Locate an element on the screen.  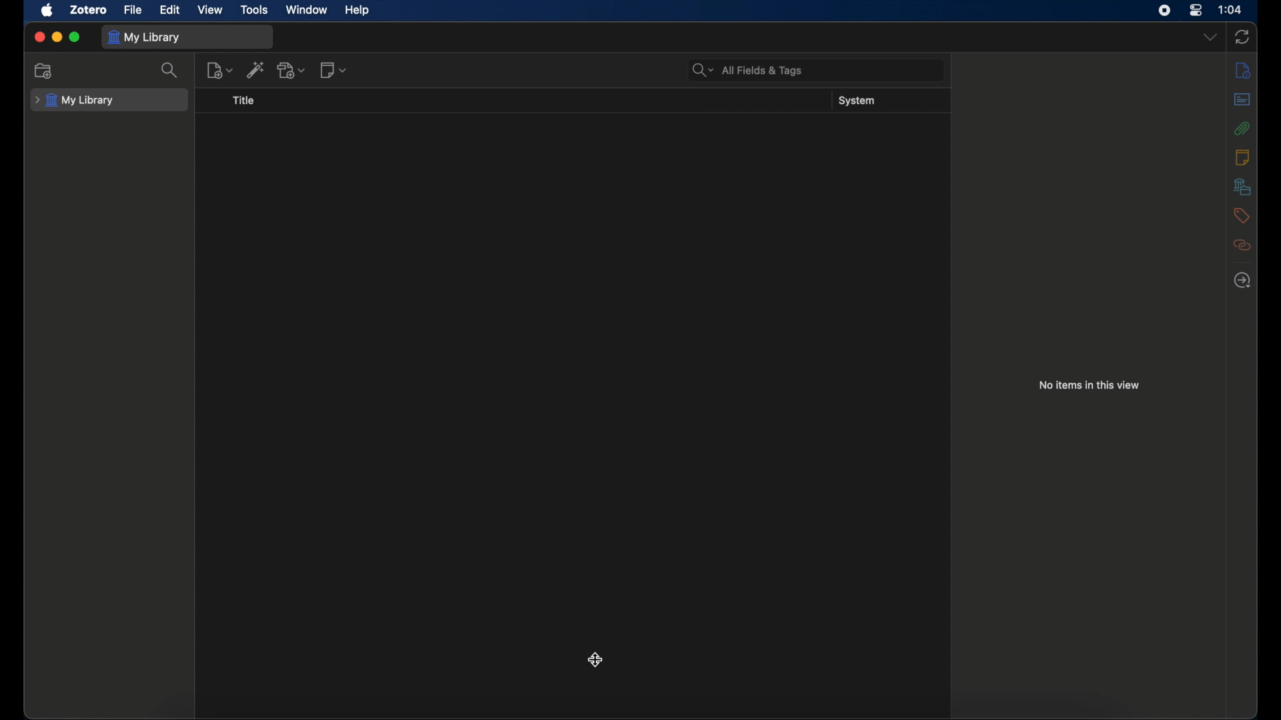
new notes is located at coordinates (335, 70).